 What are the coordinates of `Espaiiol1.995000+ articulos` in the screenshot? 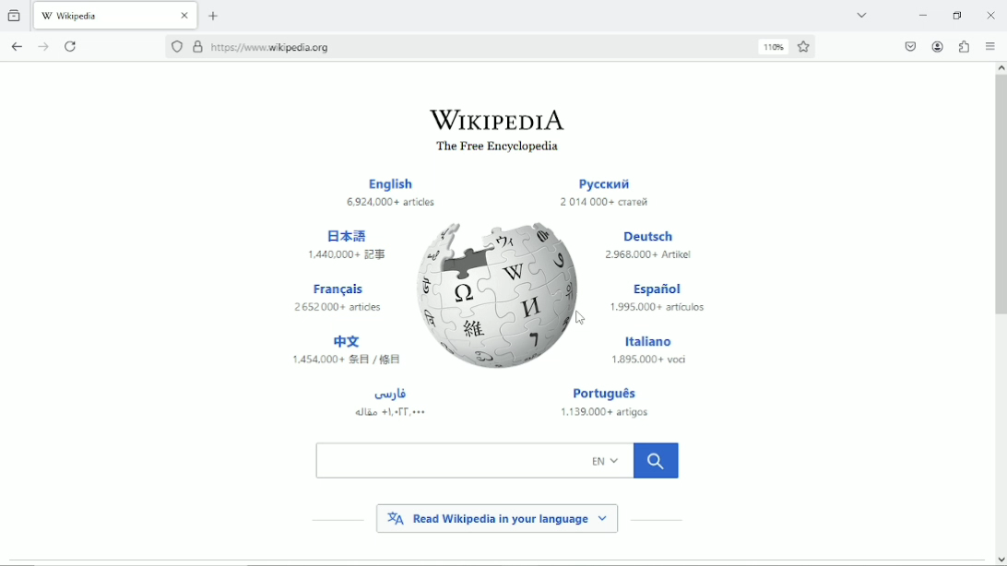 It's located at (658, 299).